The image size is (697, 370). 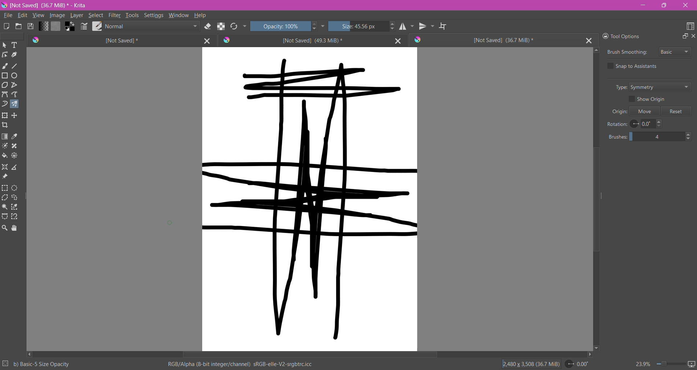 What do you see at coordinates (5, 217) in the screenshot?
I see `Bezier Curve Selection Tool` at bounding box center [5, 217].